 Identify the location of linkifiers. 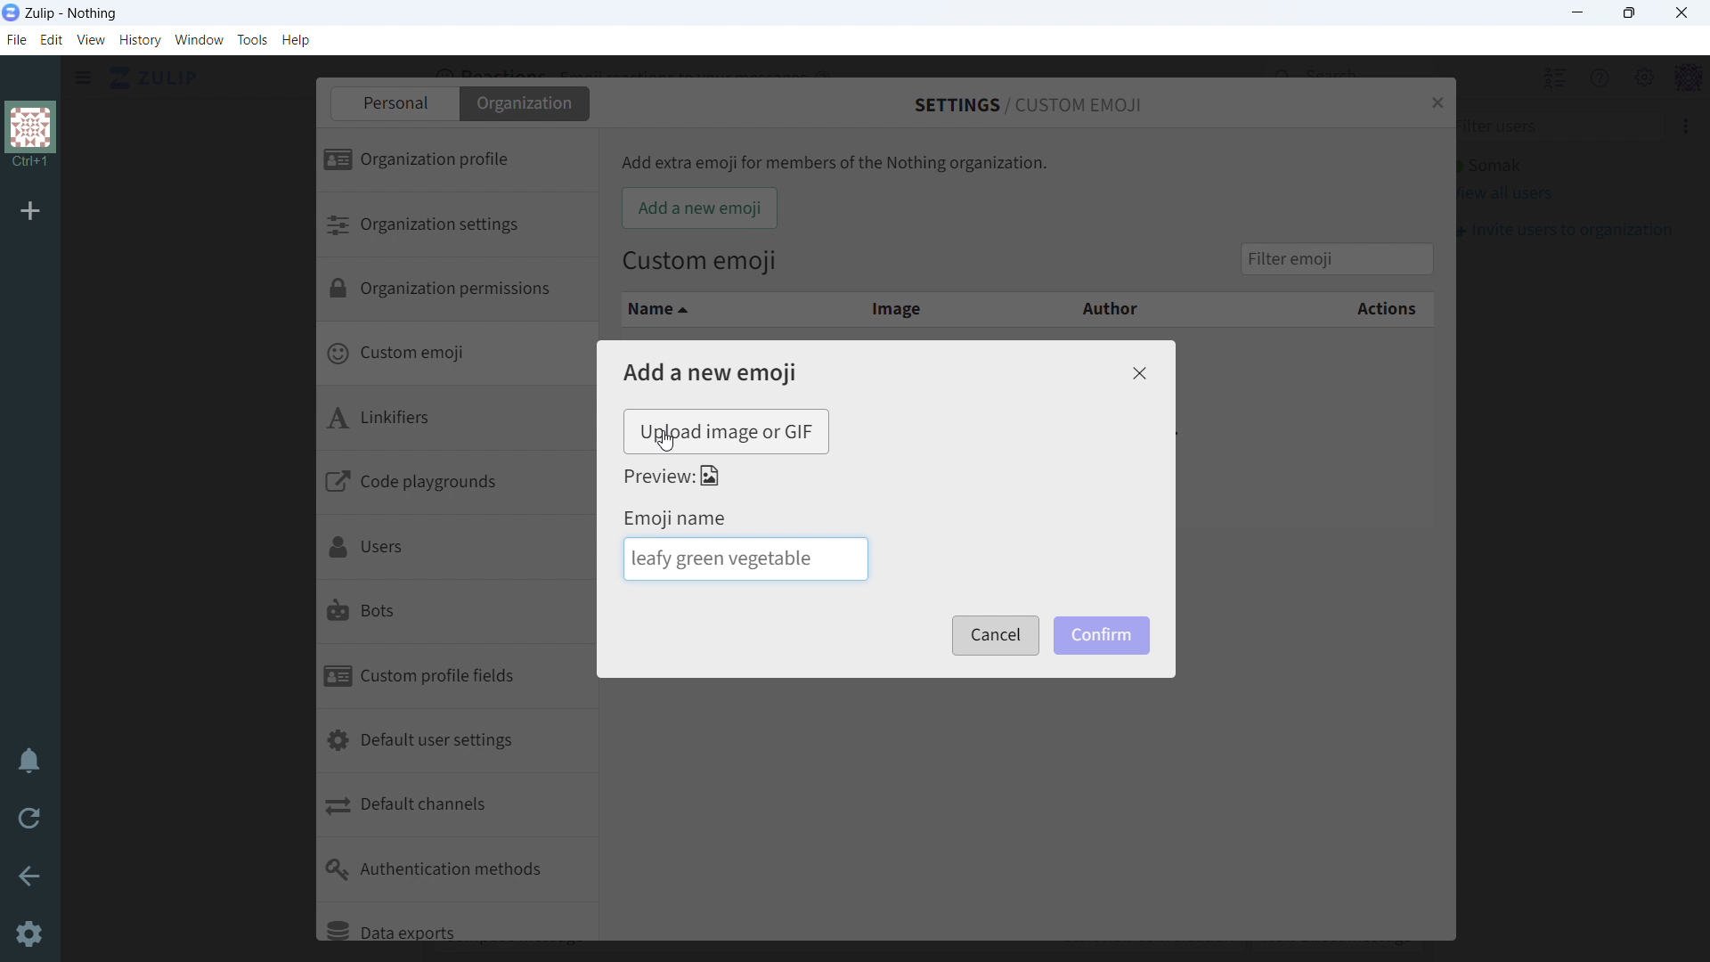
(454, 421).